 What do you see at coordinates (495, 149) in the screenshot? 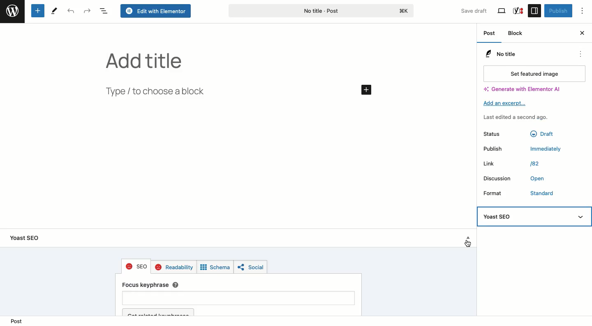
I see `Publish` at bounding box center [495, 149].